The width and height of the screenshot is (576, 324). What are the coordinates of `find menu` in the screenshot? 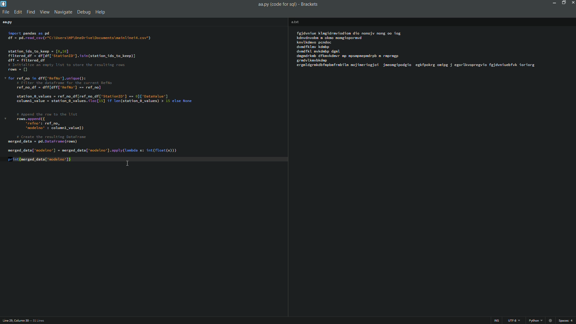 It's located at (31, 13).